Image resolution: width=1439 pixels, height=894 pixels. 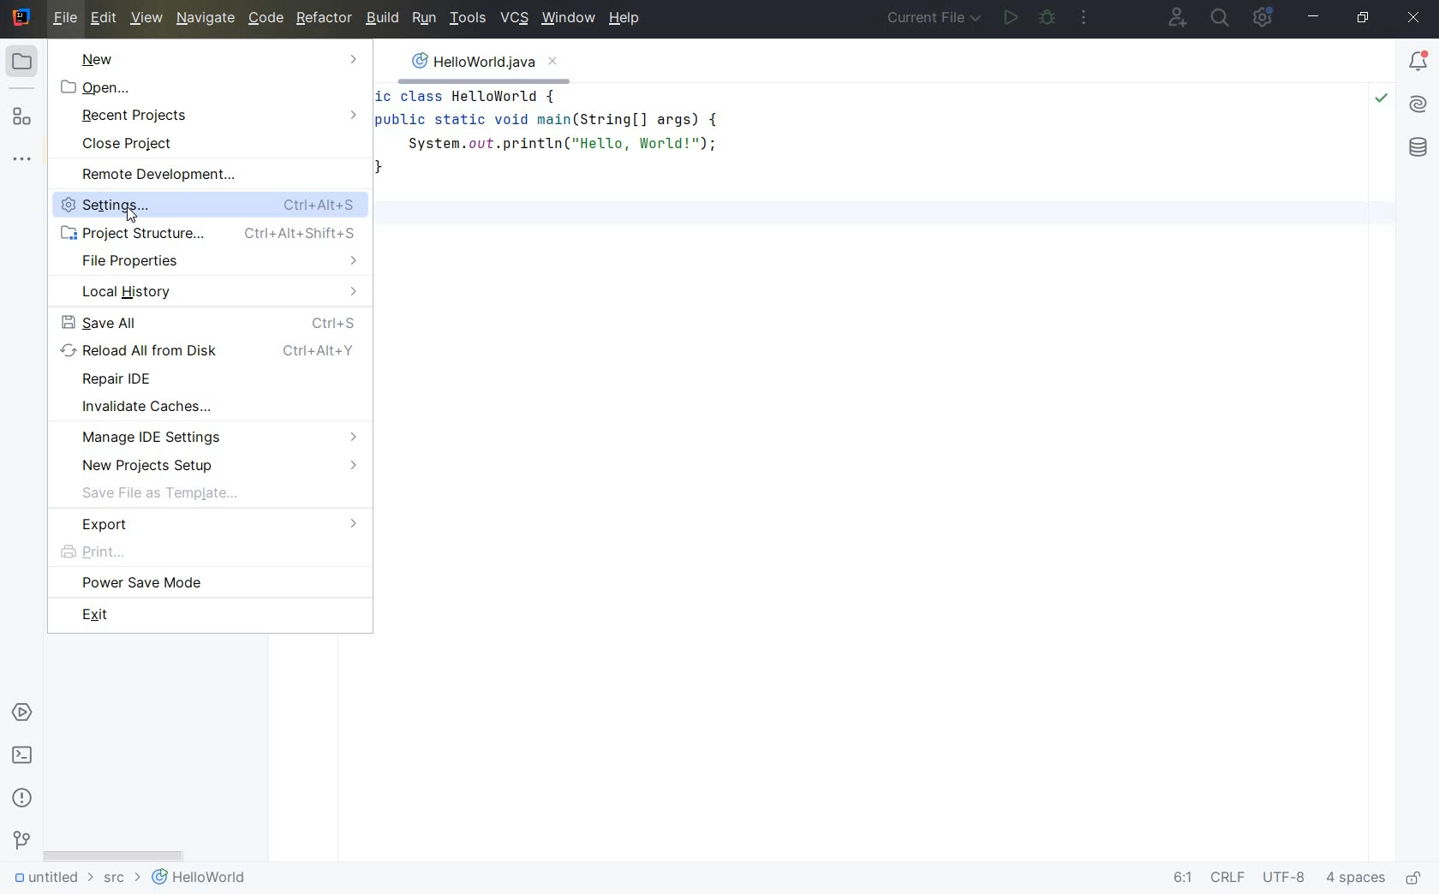 What do you see at coordinates (214, 89) in the screenshot?
I see `OPEN` at bounding box center [214, 89].